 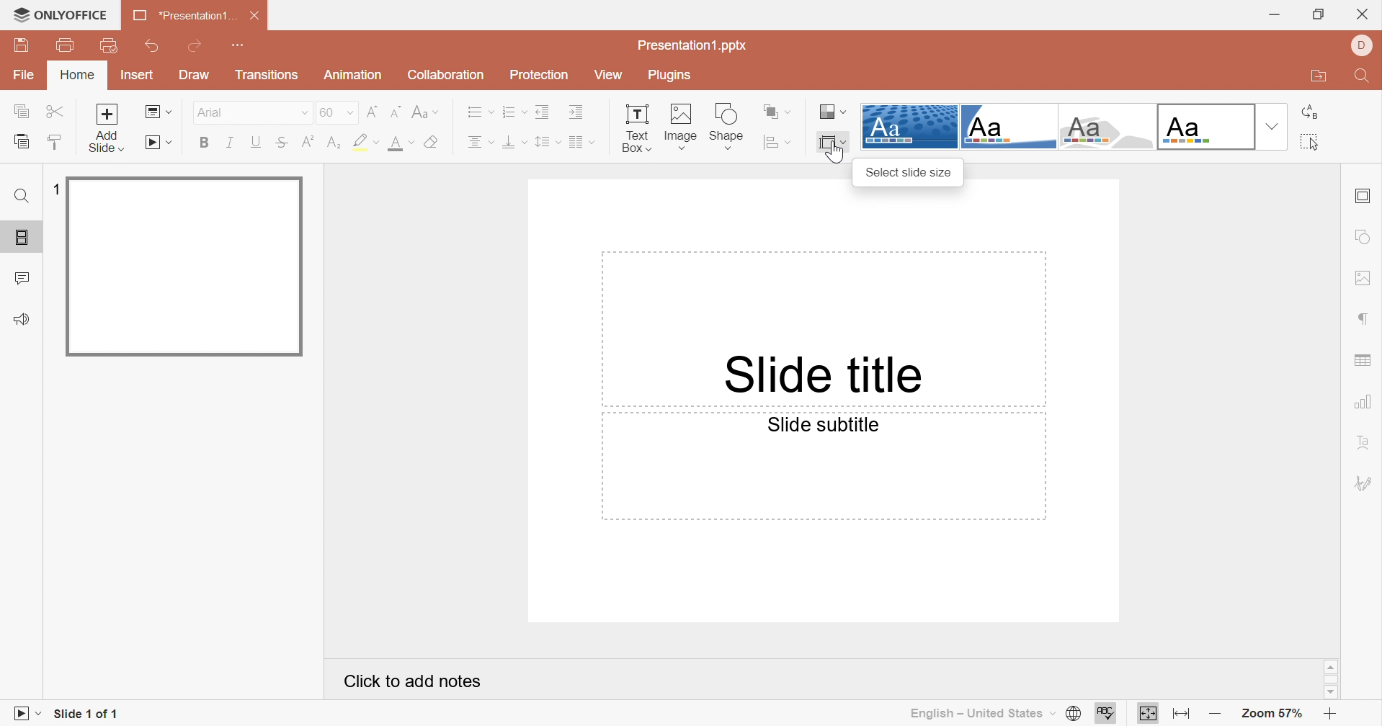 What do you see at coordinates (409, 682) in the screenshot?
I see `Click to add notes` at bounding box center [409, 682].